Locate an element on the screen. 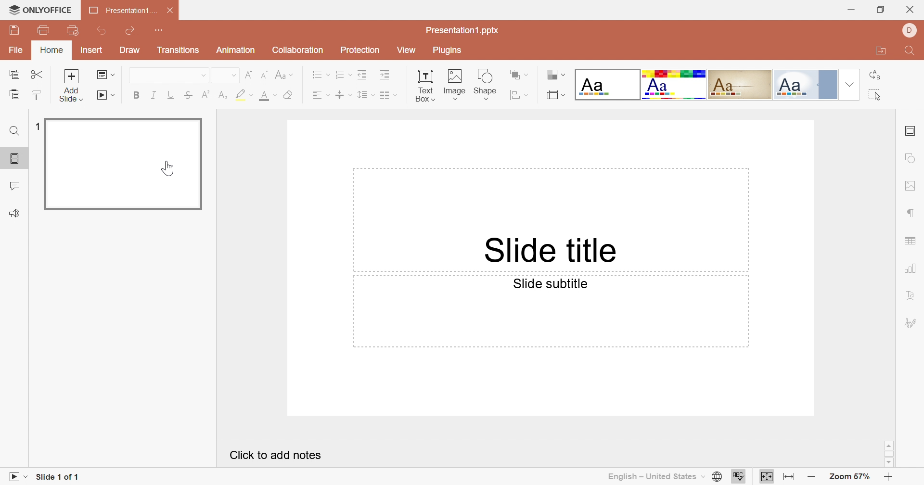  Highlight color is located at coordinates (239, 93).